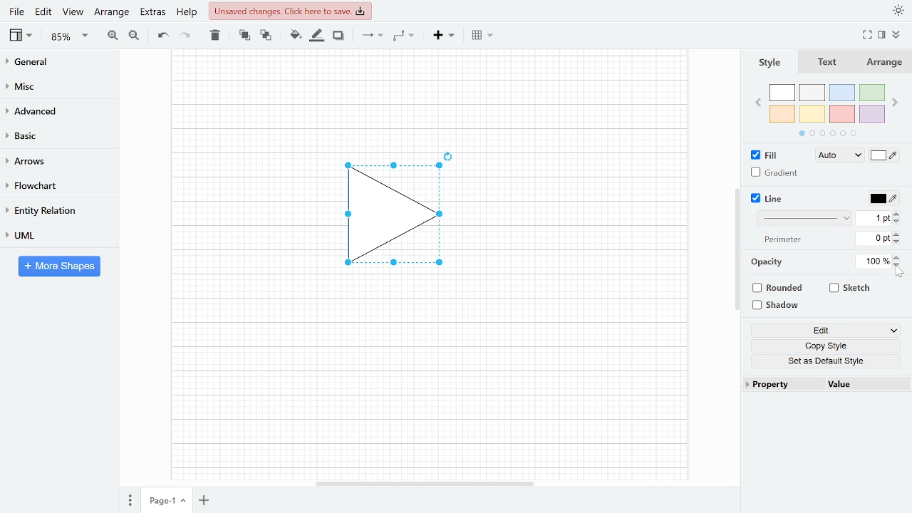 The image size is (912, 513). I want to click on Value, so click(864, 385).